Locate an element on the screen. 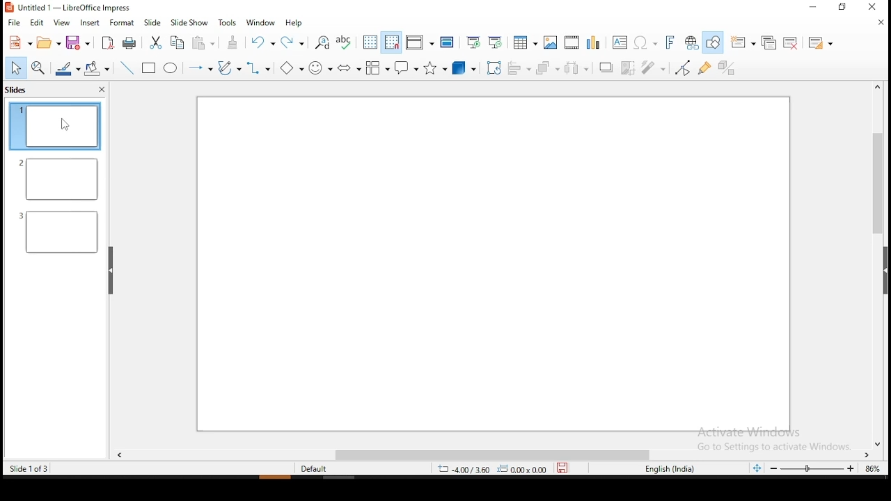  line color is located at coordinates (67, 69).